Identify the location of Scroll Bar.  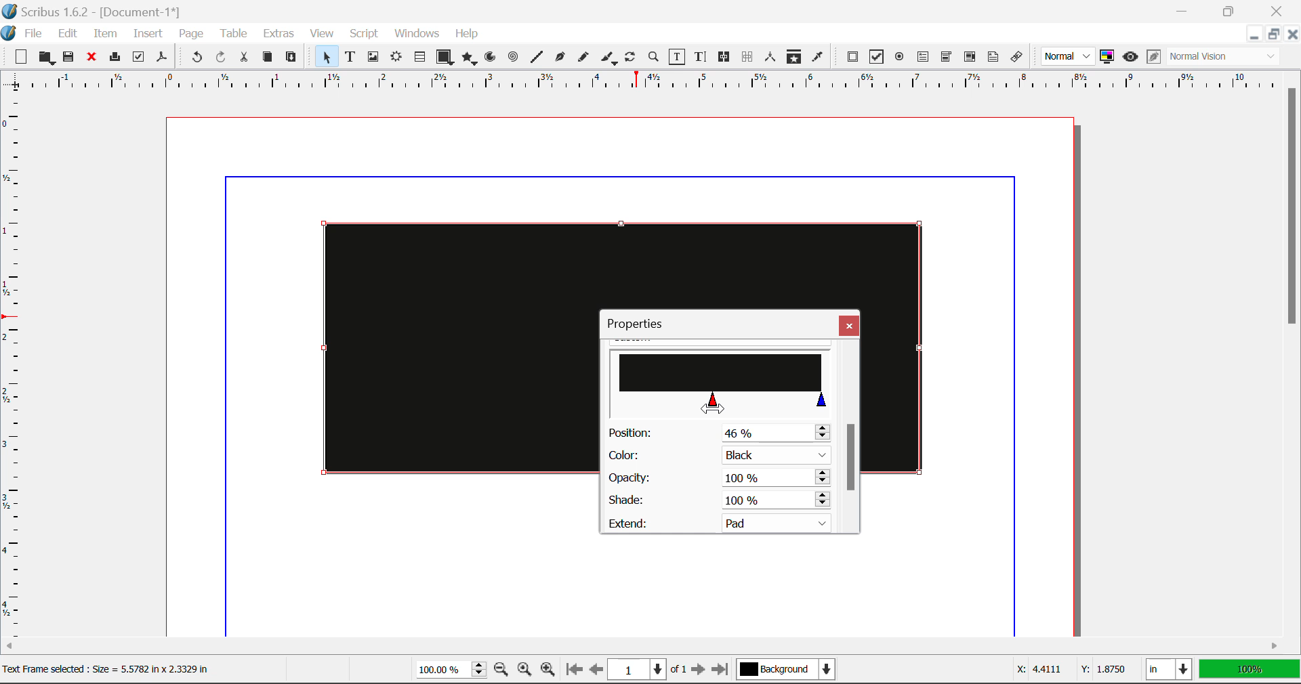
(1293, 354).